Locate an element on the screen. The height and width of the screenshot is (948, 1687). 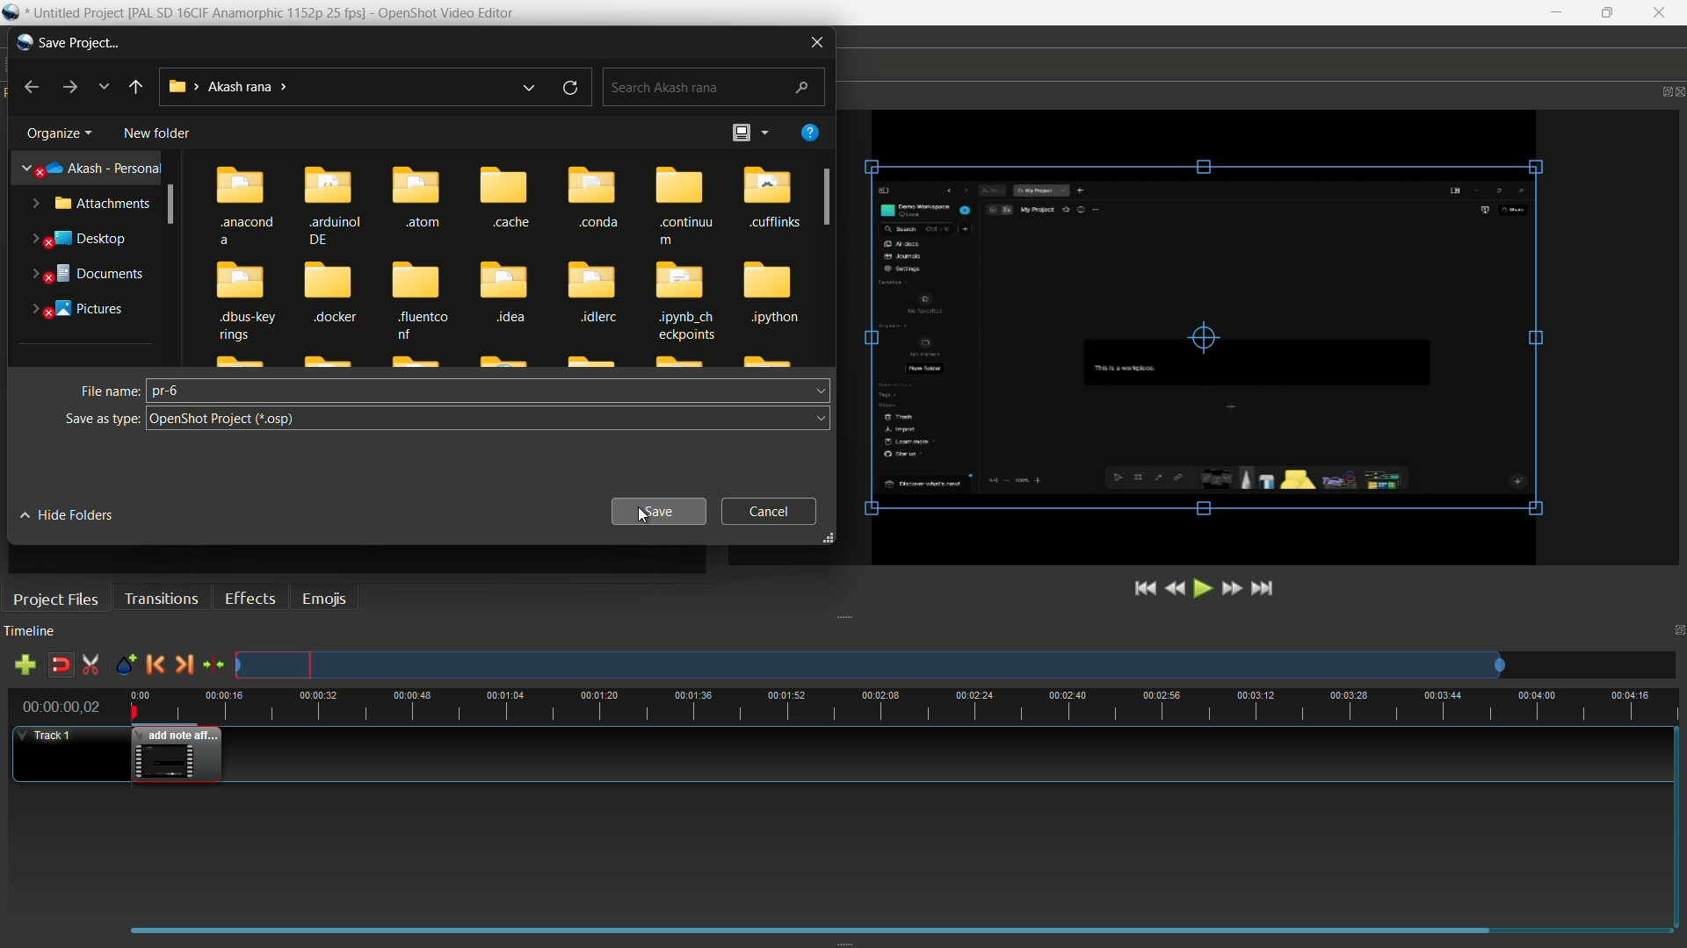
effects is located at coordinates (249, 599).